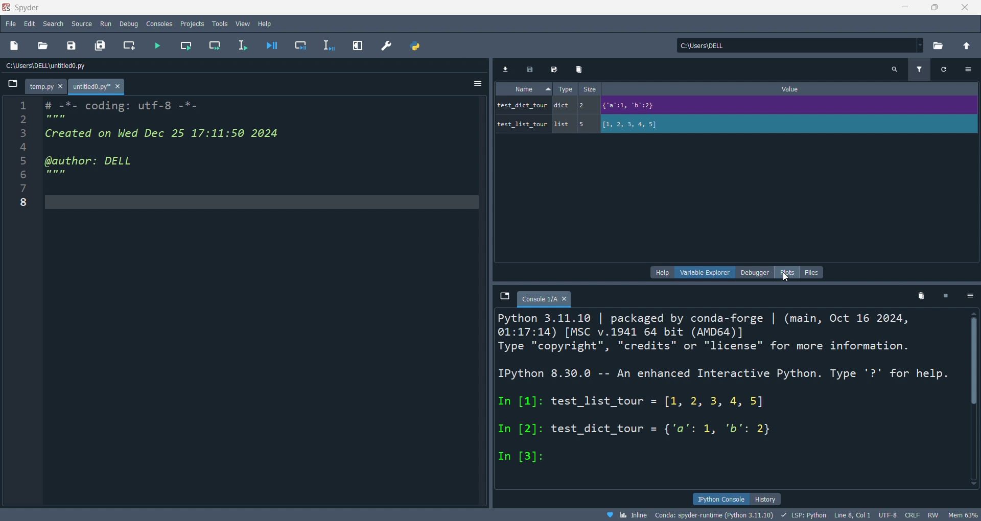 Image resolution: width=981 pixels, height=521 pixels. Describe the element at coordinates (907, 8) in the screenshot. I see `minimize` at that location.